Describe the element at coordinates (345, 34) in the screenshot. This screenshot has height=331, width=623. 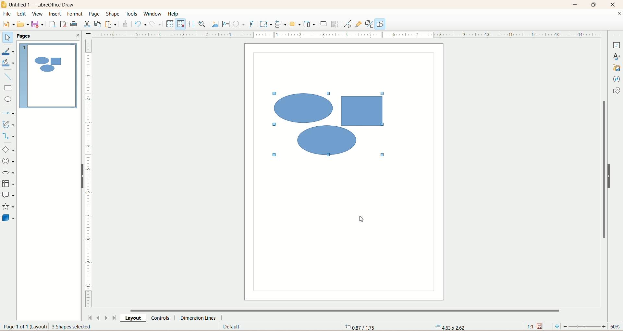
I see `scale bar` at that location.